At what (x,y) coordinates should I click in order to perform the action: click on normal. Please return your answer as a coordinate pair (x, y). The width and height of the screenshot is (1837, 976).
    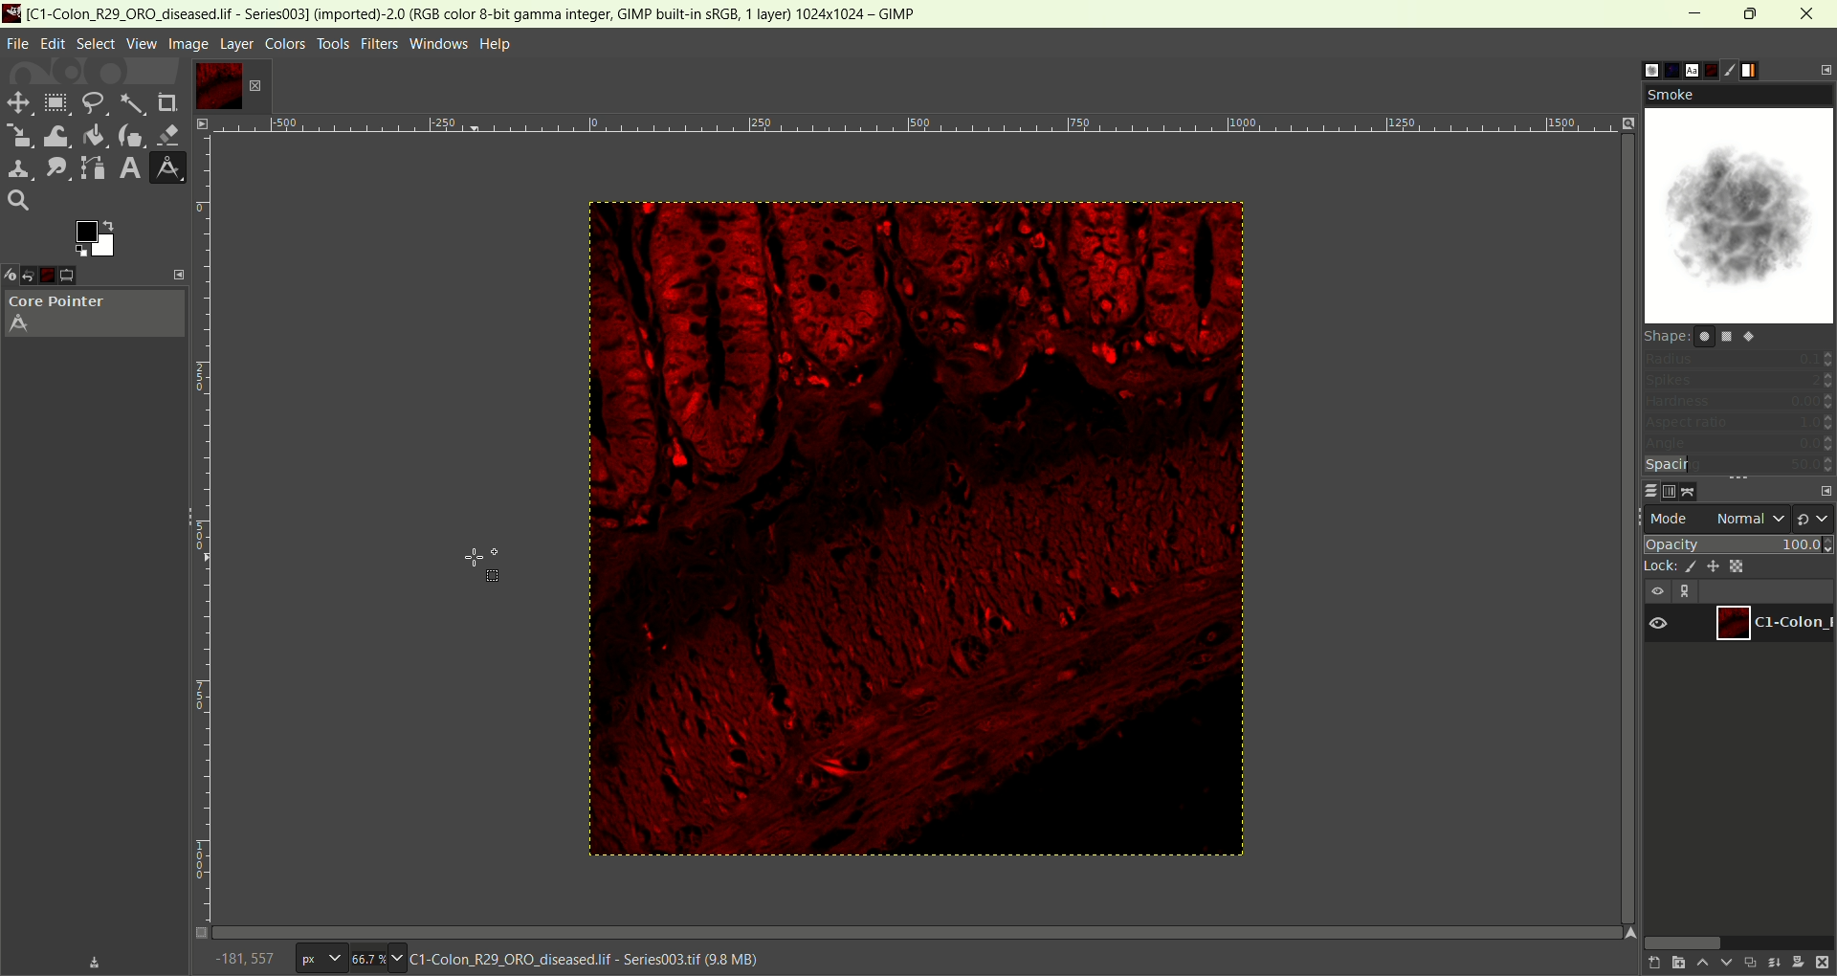
    Looking at the image, I should click on (1750, 518).